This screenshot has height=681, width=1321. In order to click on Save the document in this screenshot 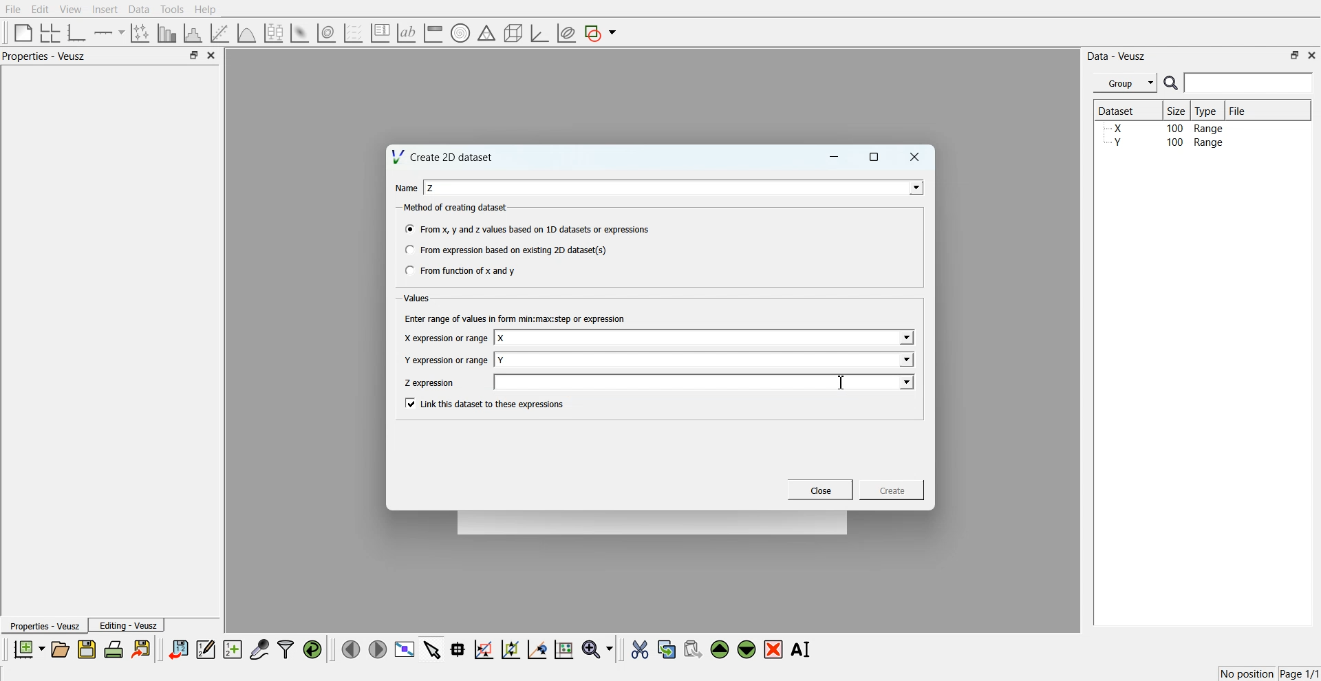, I will do `click(87, 649)`.